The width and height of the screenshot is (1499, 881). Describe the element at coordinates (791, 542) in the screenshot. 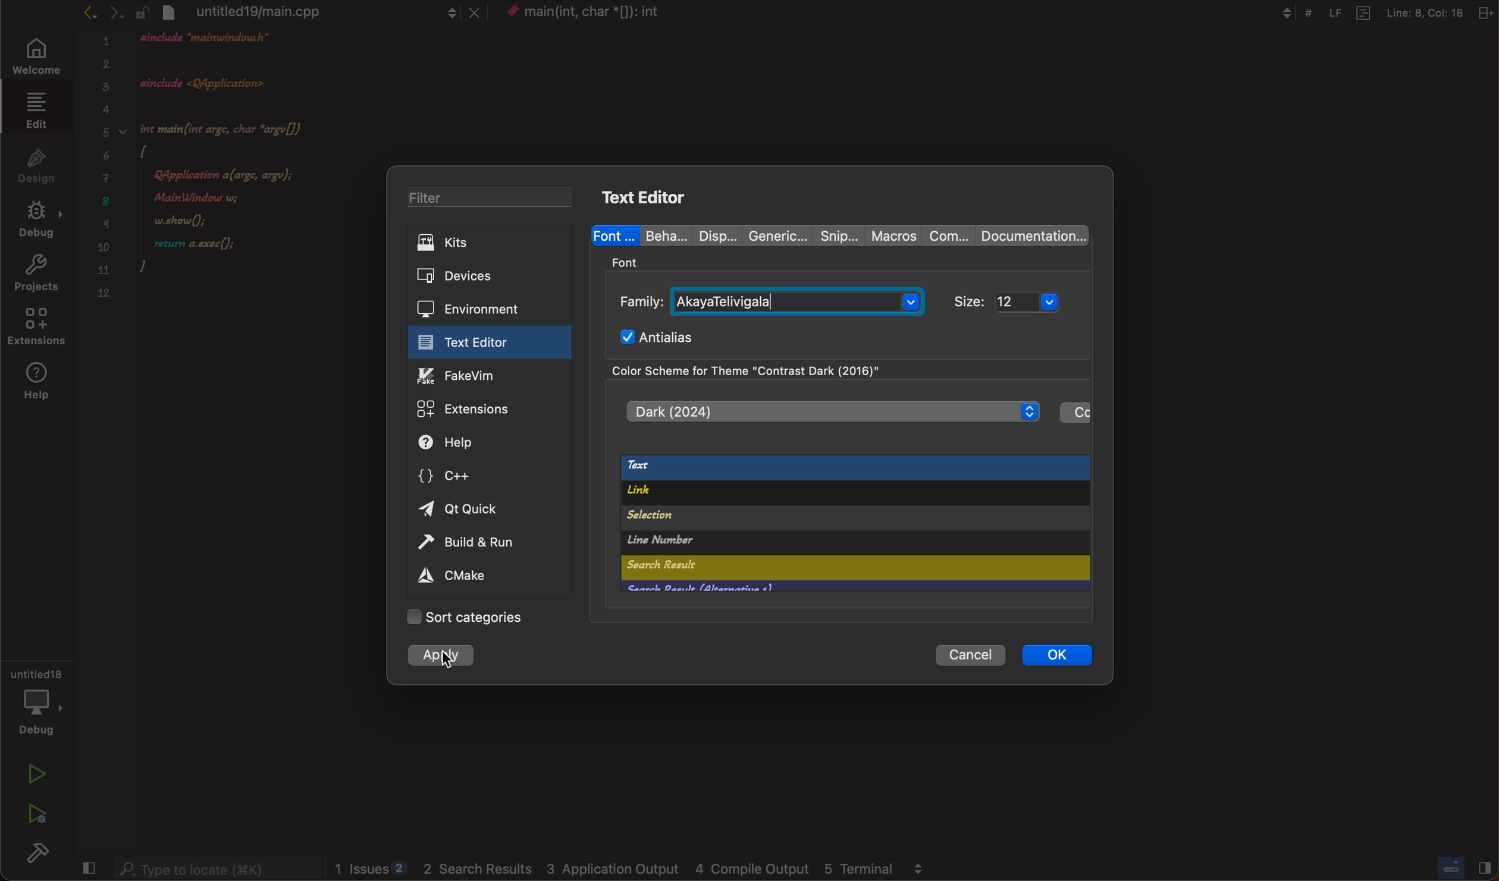

I see `line number` at that location.